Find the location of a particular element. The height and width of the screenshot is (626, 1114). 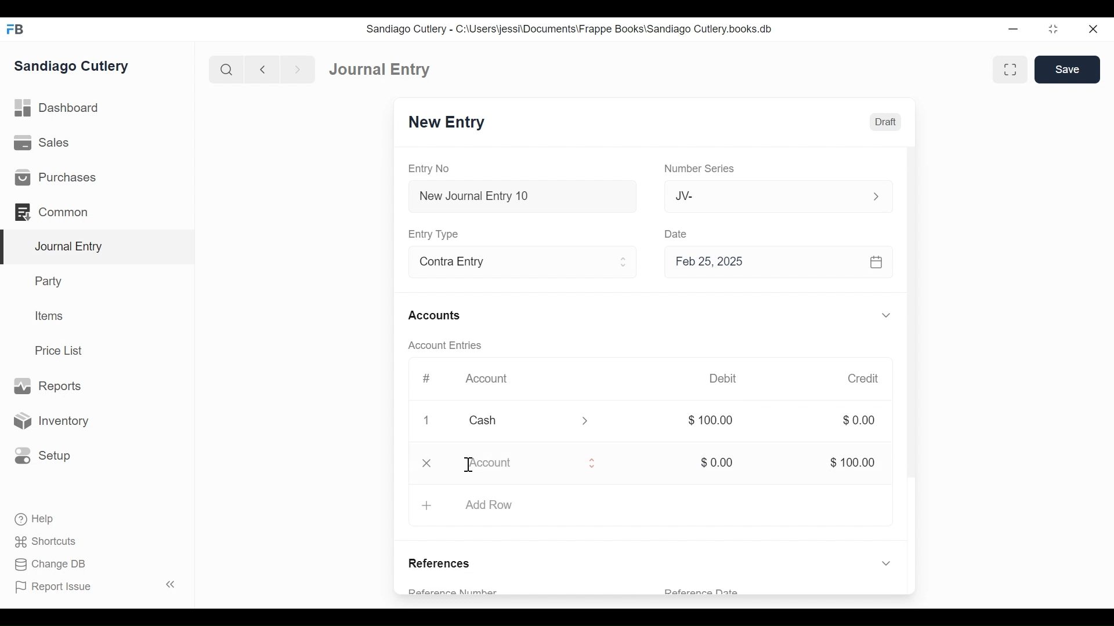

$100.00 is located at coordinates (708, 420).